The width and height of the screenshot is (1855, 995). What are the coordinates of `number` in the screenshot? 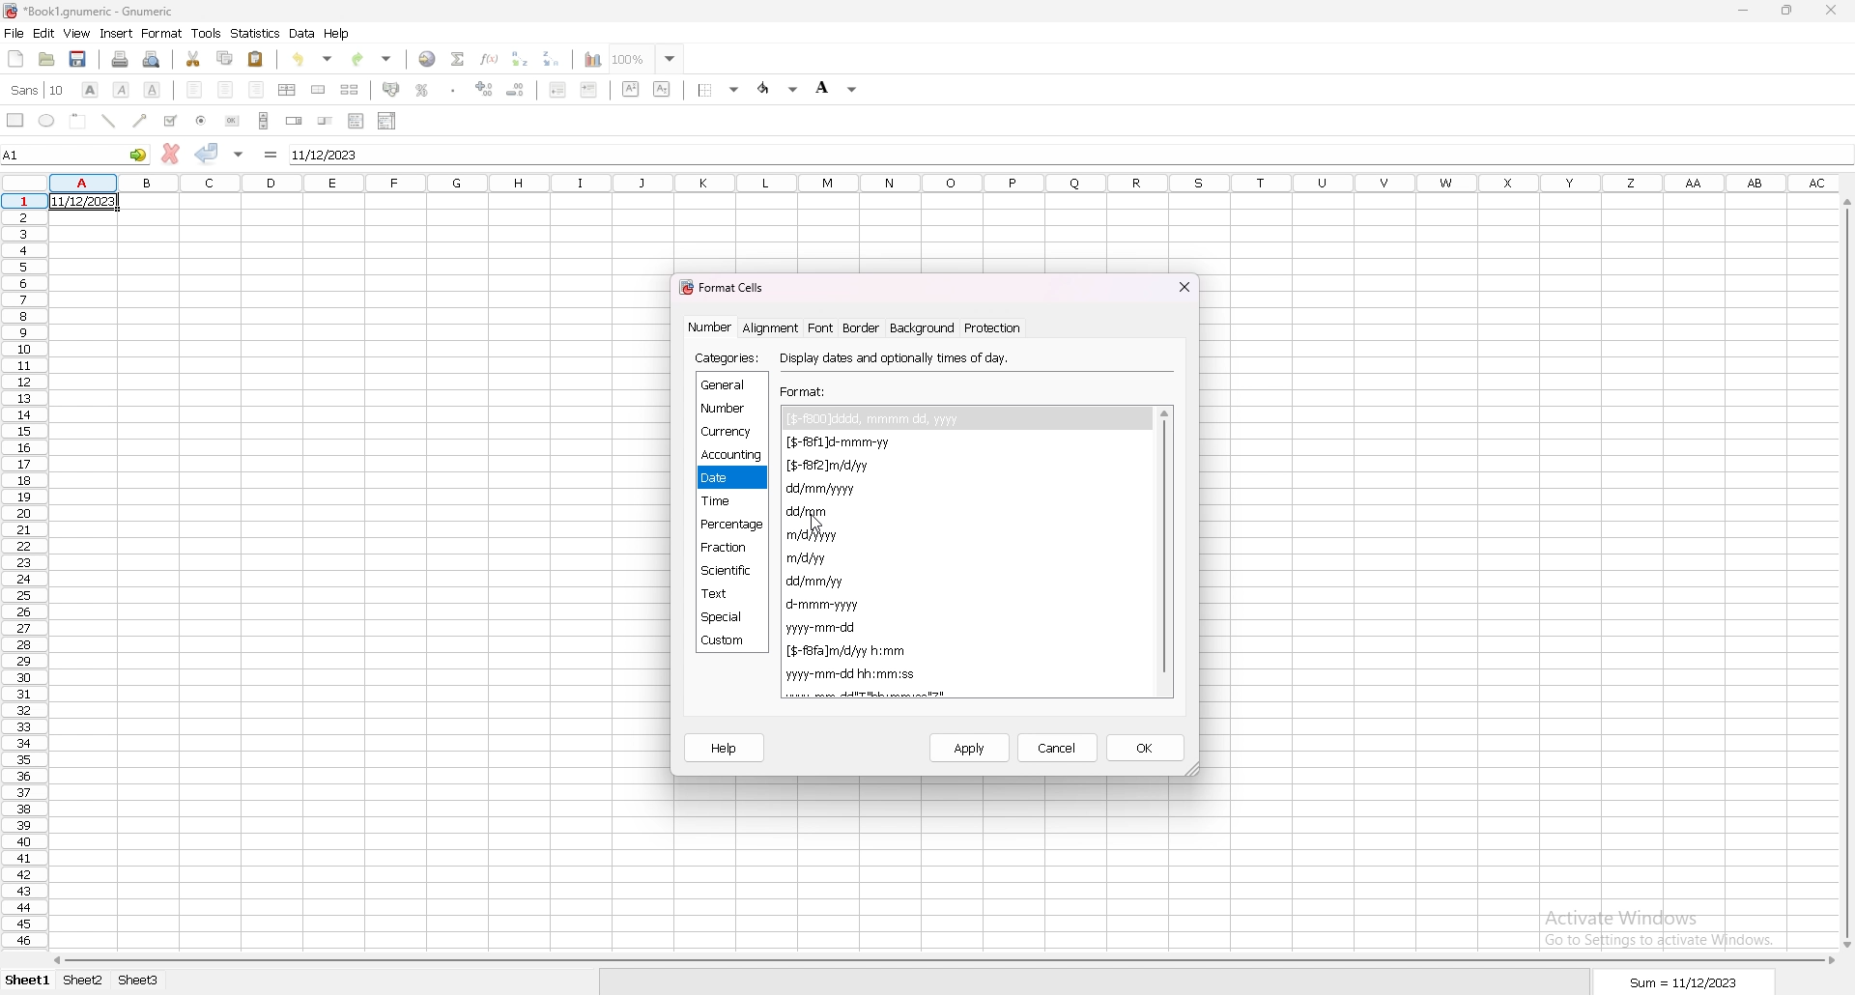 It's located at (711, 327).